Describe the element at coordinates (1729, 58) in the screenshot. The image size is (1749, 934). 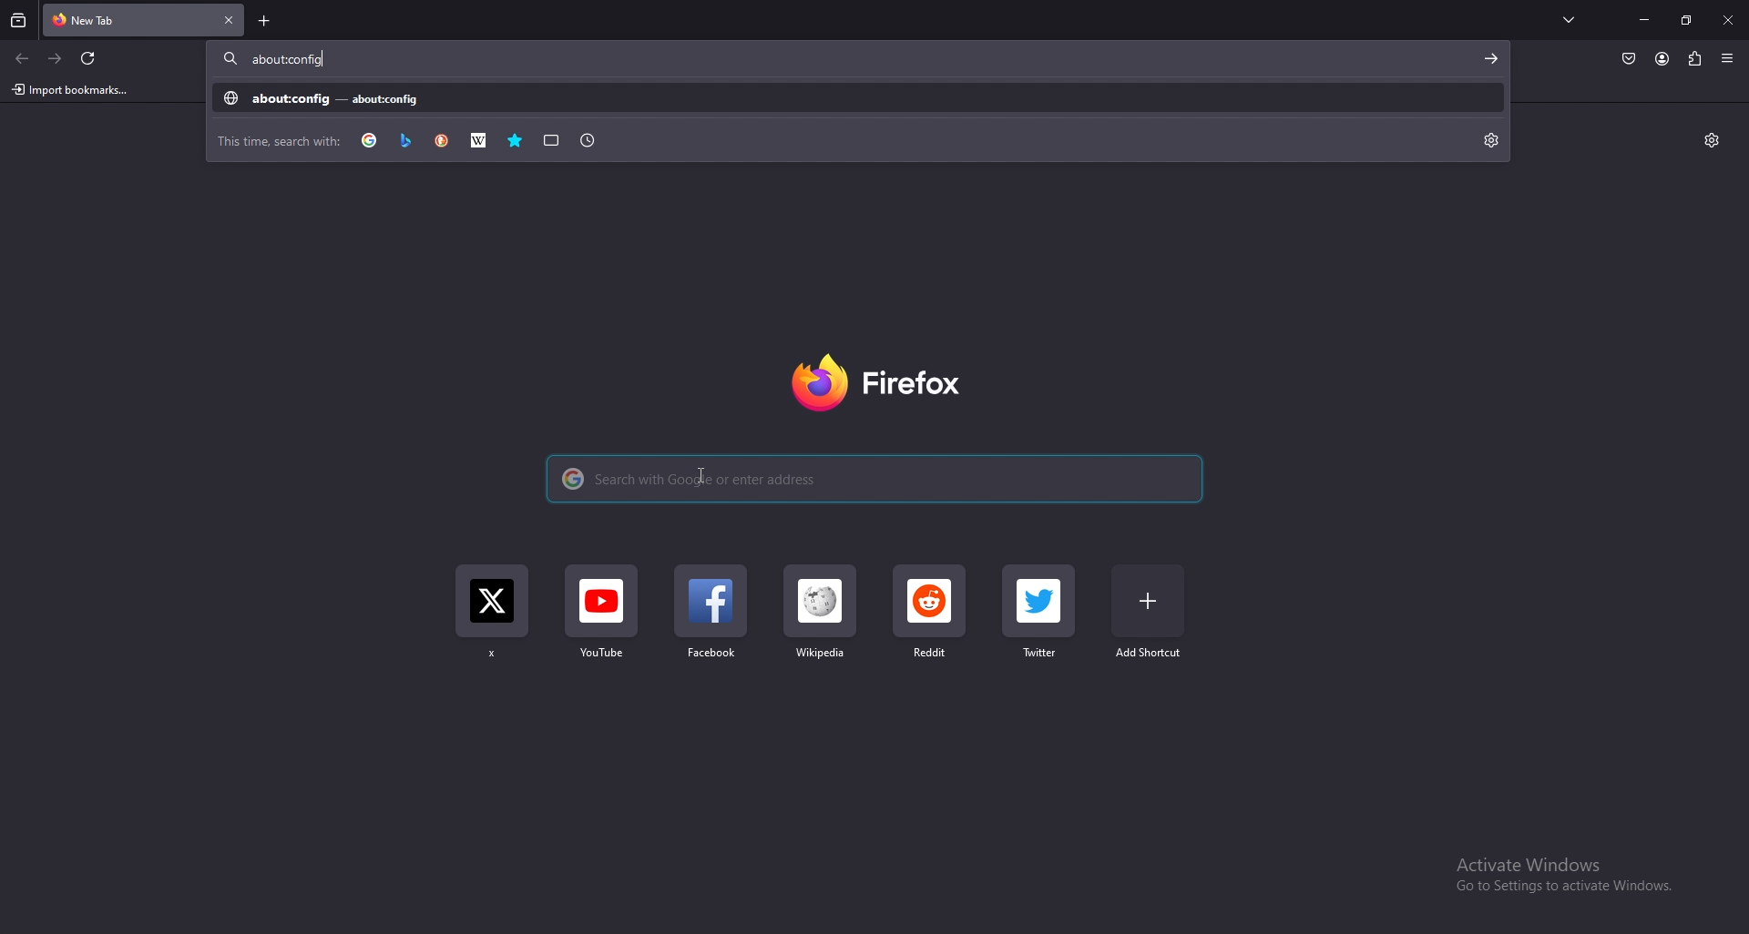
I see `application menu` at that location.